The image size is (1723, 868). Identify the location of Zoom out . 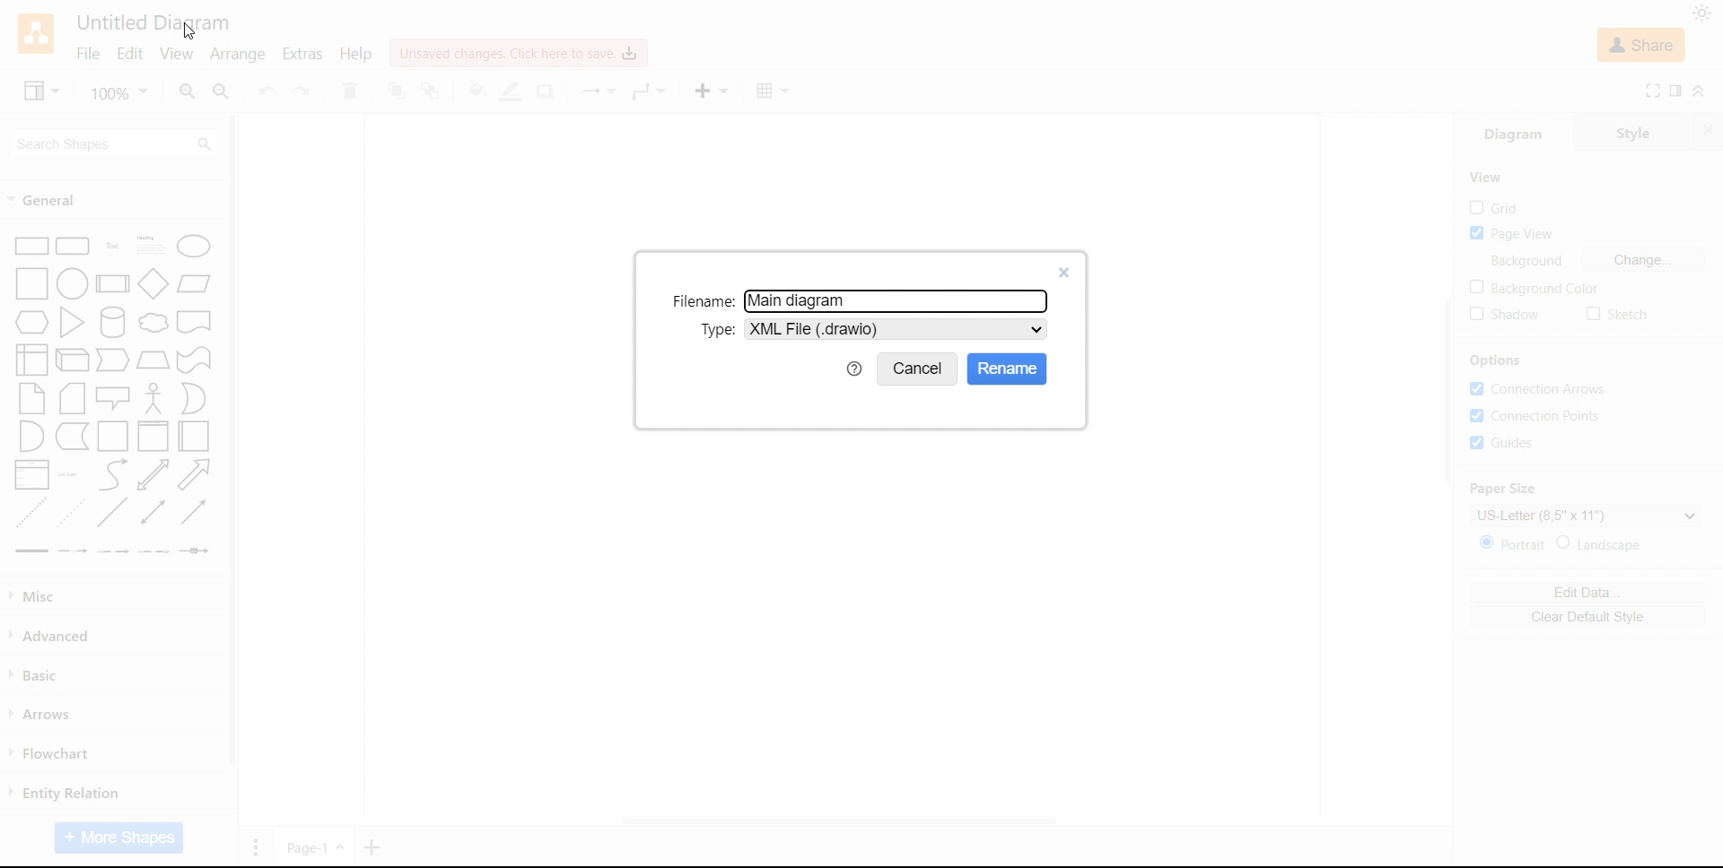
(223, 91).